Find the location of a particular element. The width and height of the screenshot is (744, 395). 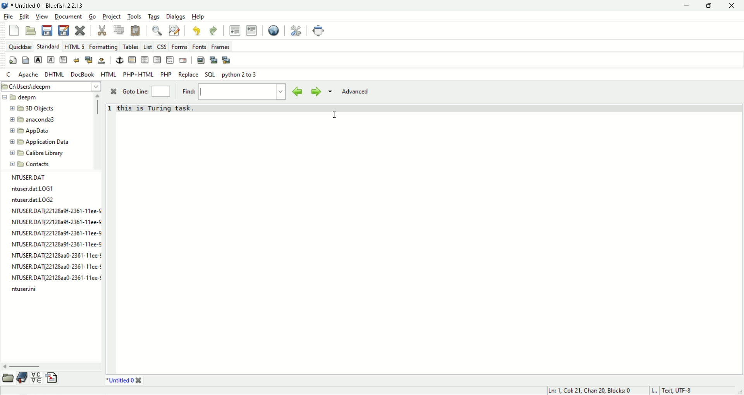

close is located at coordinates (139, 381).